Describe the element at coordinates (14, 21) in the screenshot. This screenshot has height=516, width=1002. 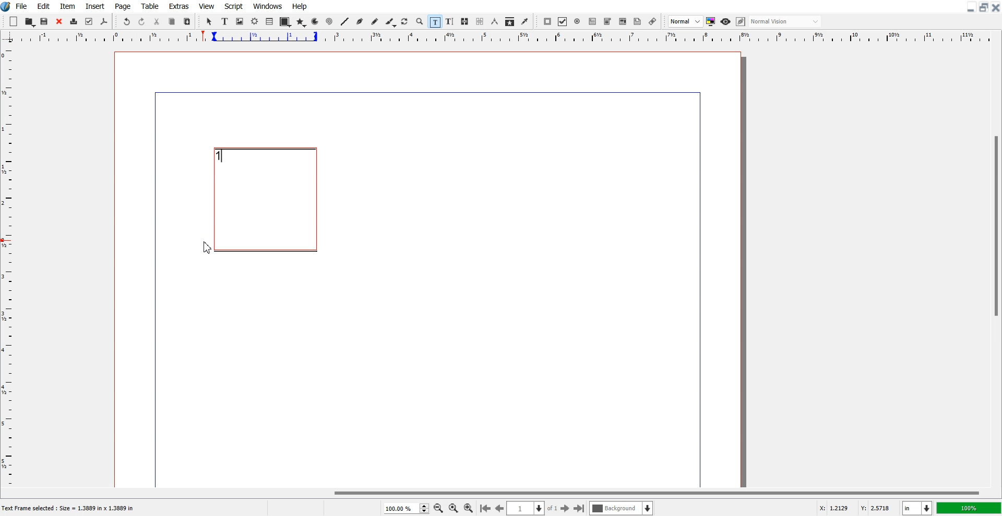
I see `New` at that location.